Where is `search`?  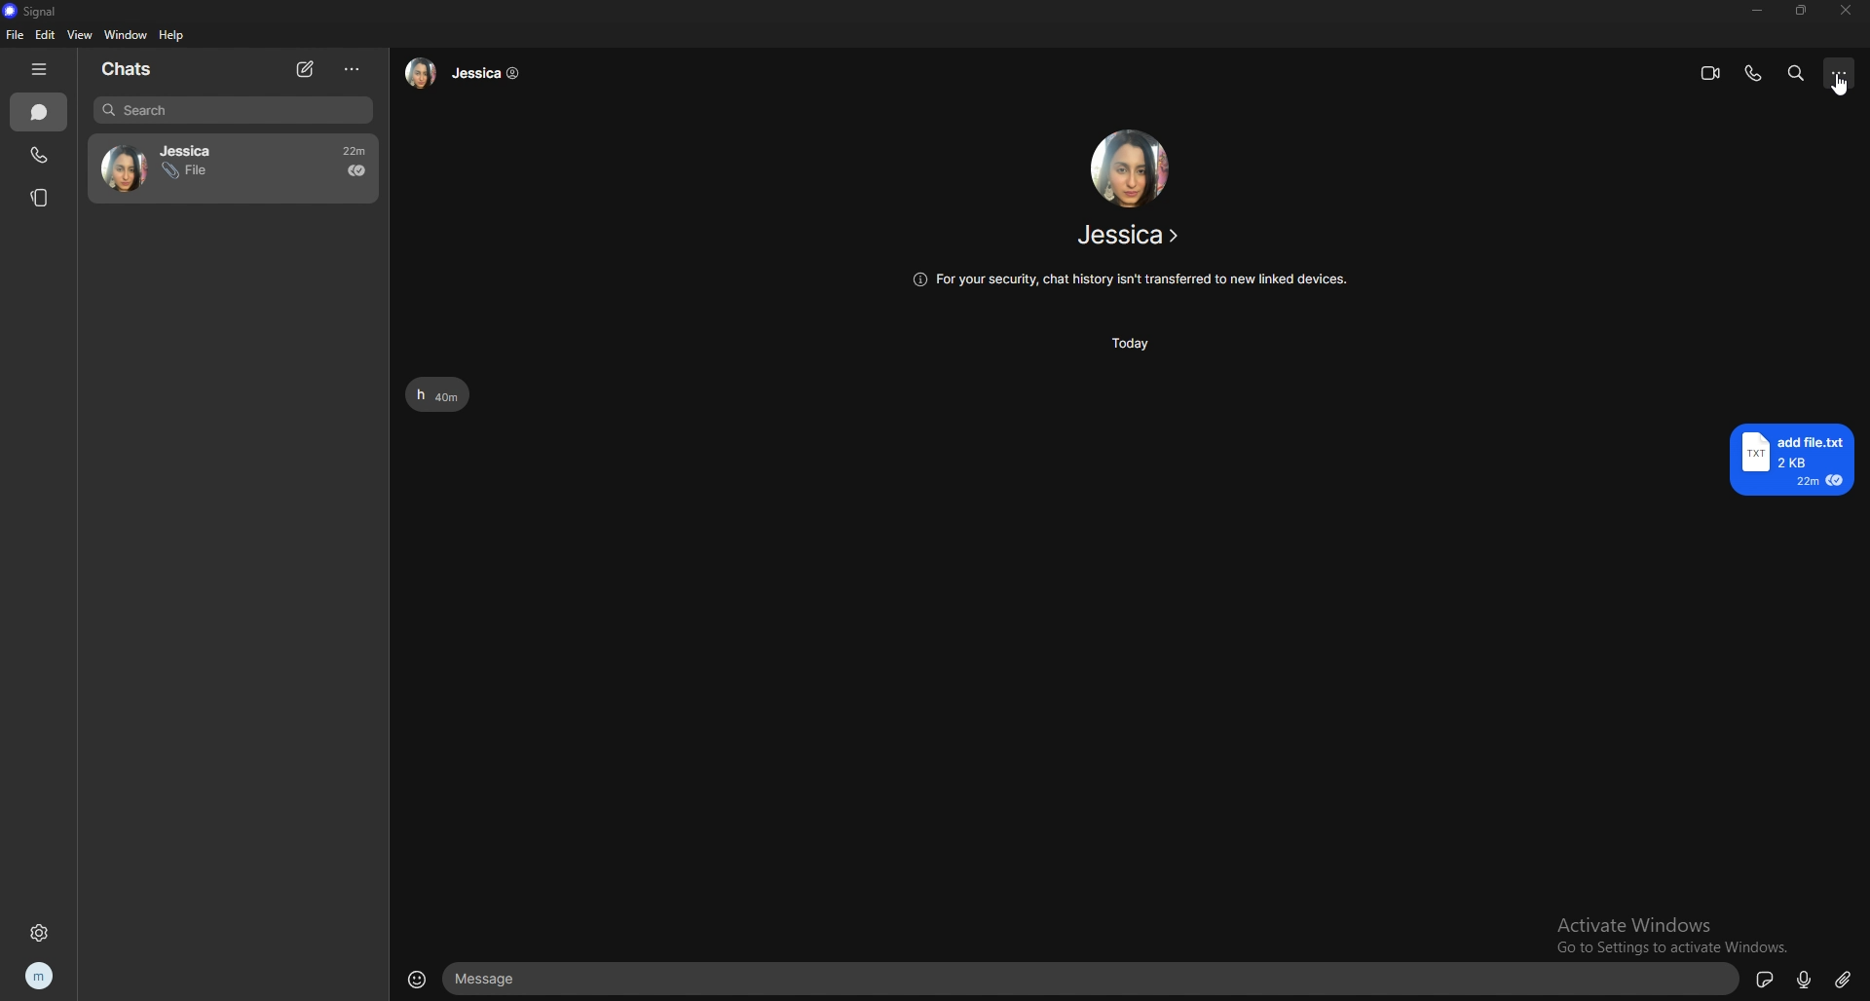 search is located at coordinates (1798, 74).